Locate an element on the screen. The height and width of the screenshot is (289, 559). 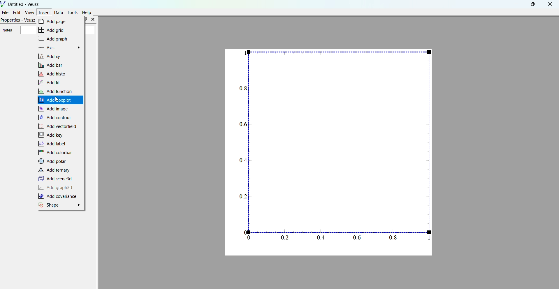
Add page is located at coordinates (54, 22).